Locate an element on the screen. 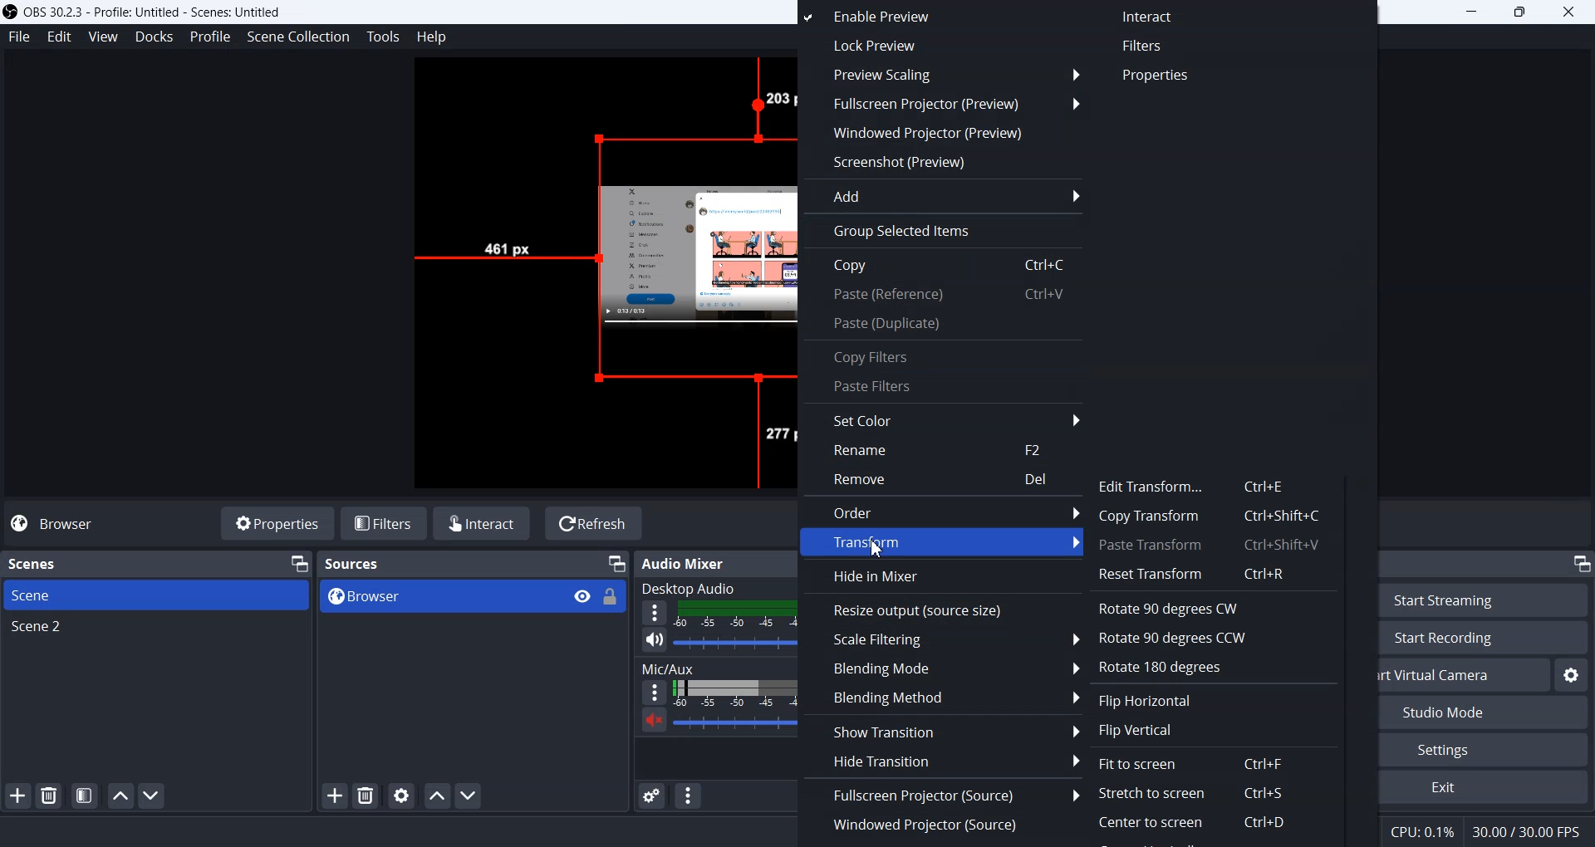 This screenshot has height=847, width=1595. Lock preview is located at coordinates (925, 45).